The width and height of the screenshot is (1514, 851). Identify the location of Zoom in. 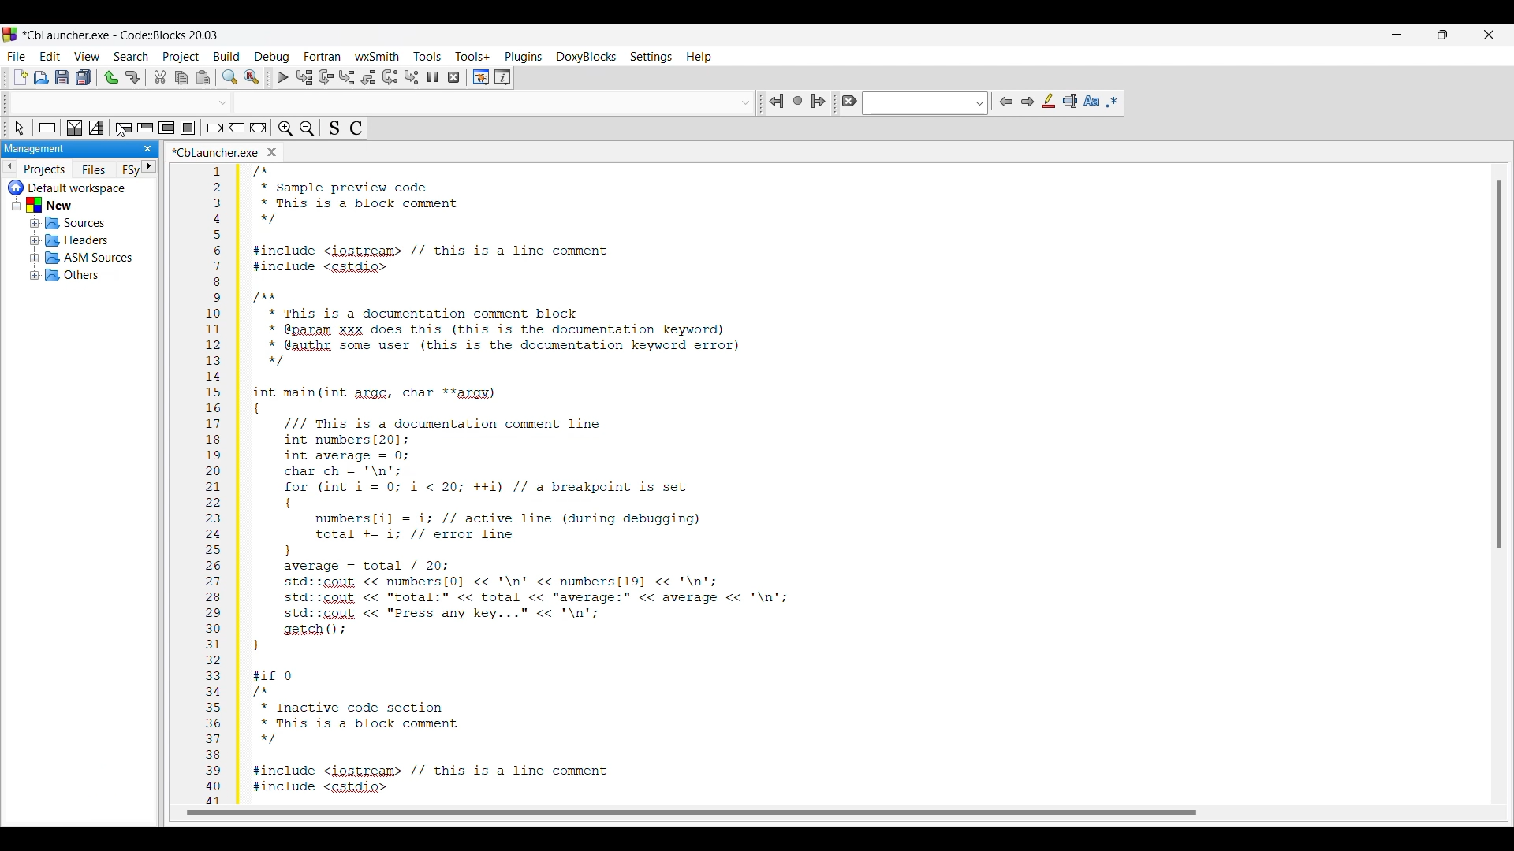
(285, 128).